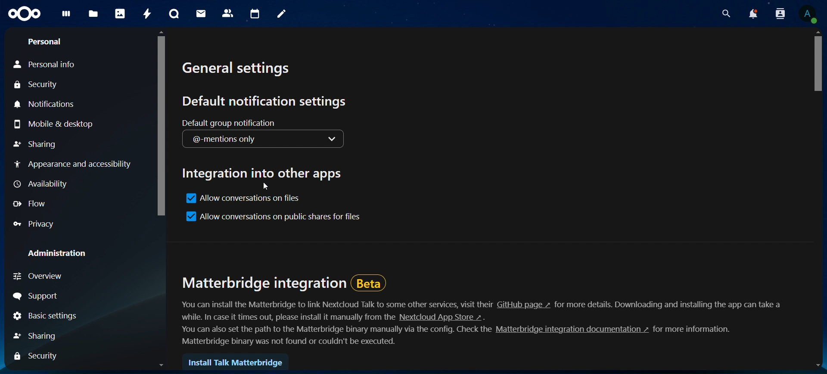 The image size is (827, 374). What do you see at coordinates (337, 304) in the screenshot?
I see `text` at bounding box center [337, 304].